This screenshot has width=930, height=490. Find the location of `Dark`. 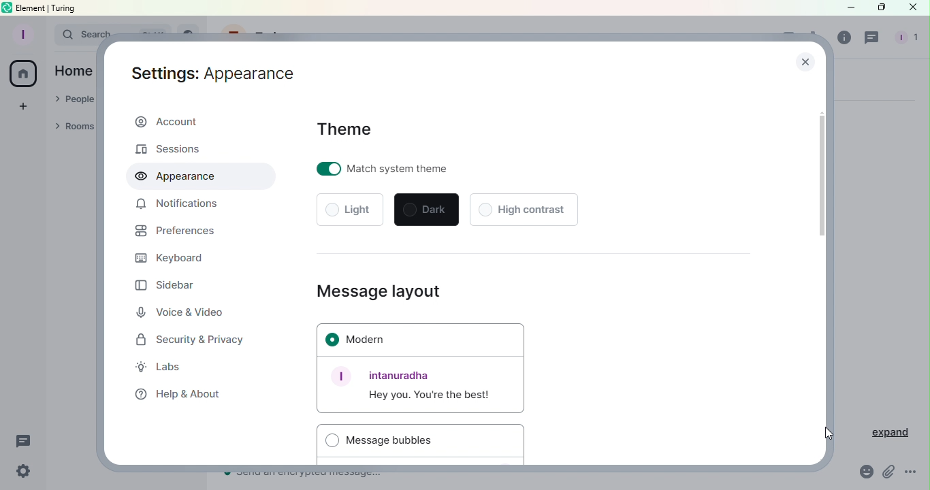

Dark is located at coordinates (427, 210).